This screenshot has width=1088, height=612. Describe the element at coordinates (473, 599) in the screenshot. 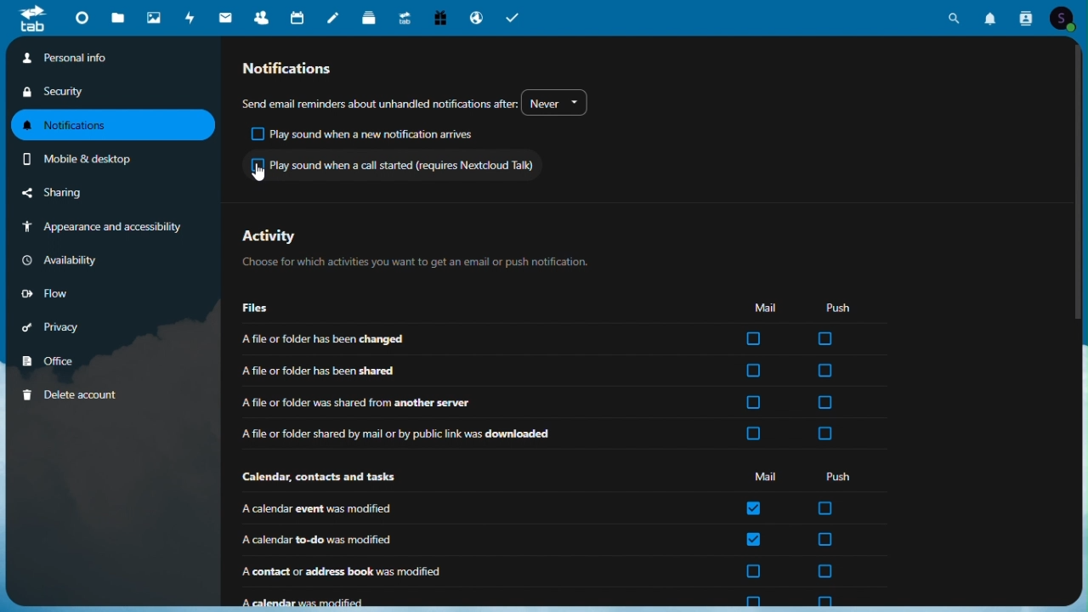

I see `Calendar was modified` at that location.